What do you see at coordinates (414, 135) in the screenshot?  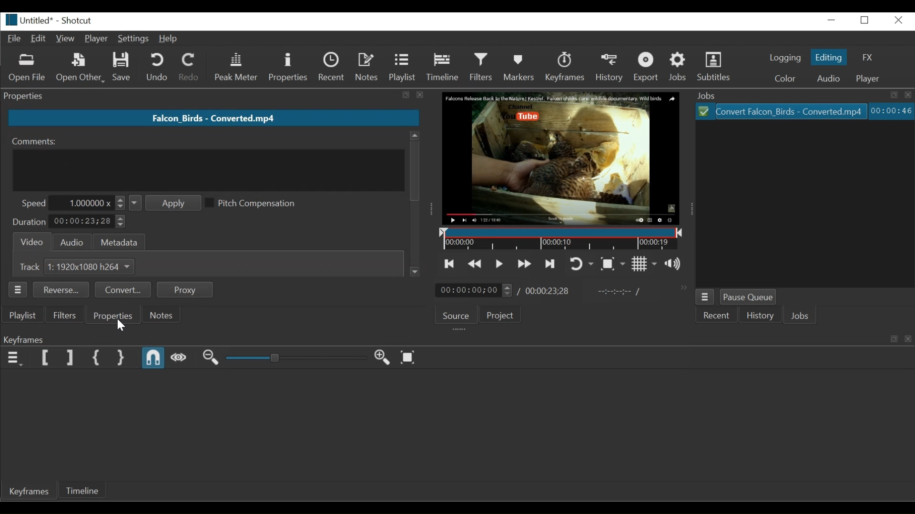 I see `Scroll up` at bounding box center [414, 135].